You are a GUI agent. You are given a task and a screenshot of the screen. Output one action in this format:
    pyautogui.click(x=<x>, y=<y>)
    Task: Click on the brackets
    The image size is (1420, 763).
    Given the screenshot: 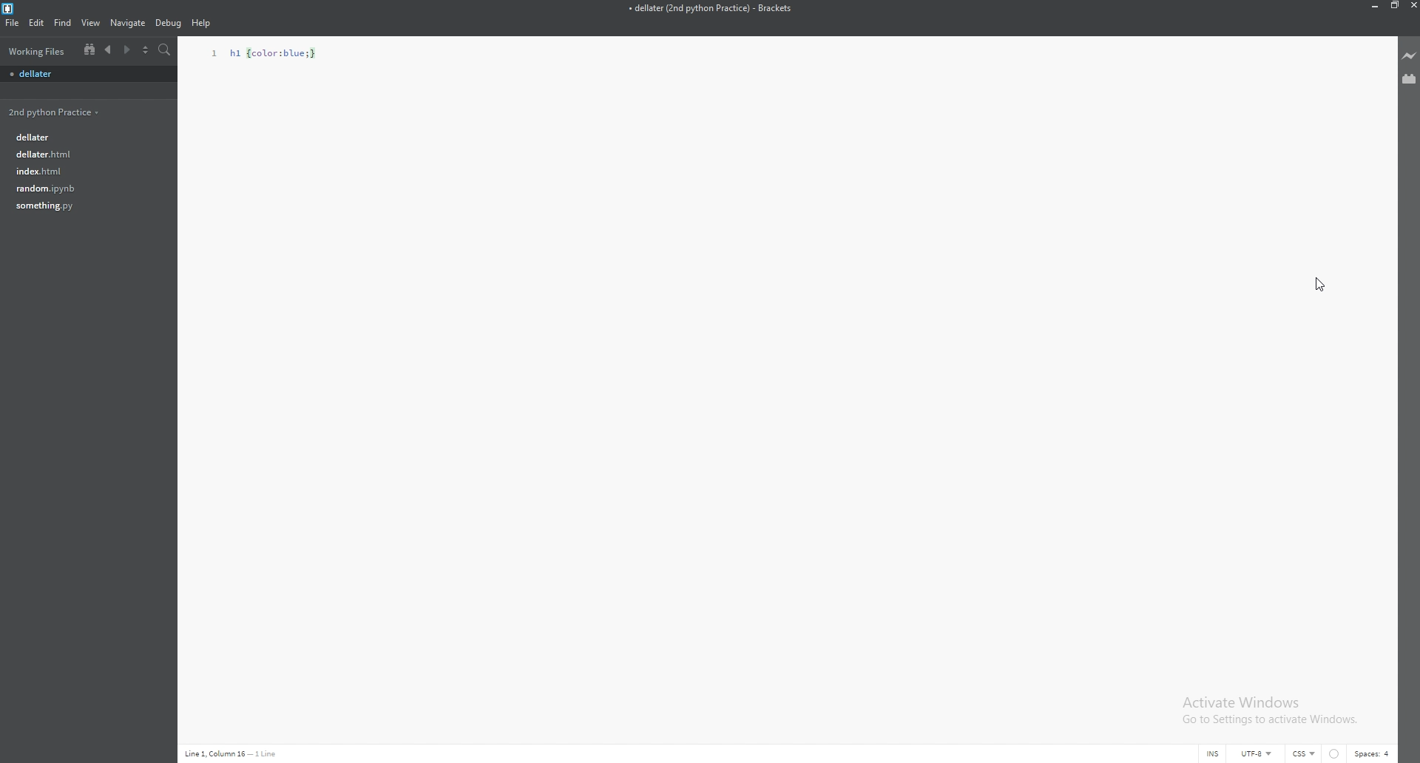 What is the action you would take?
    pyautogui.click(x=9, y=9)
    